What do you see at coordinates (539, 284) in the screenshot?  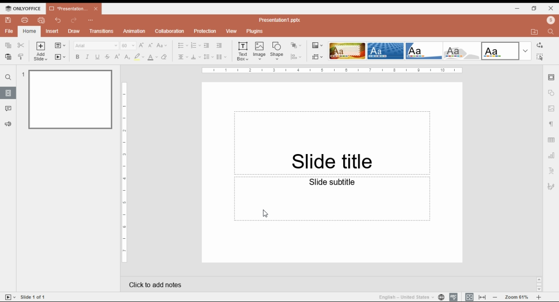 I see `Scroll bar` at bounding box center [539, 284].